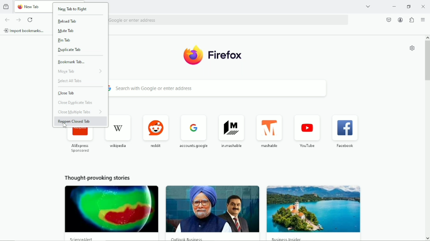 The width and height of the screenshot is (430, 241). I want to click on duplicate tab, so click(70, 50).